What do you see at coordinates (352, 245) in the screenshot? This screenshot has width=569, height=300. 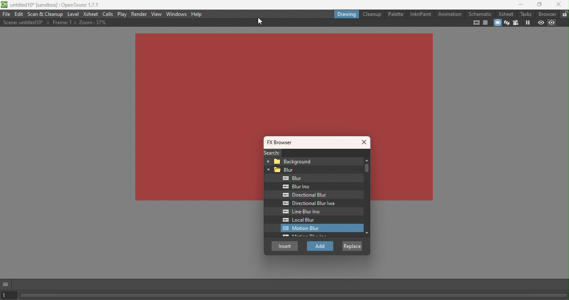 I see `Replace` at bounding box center [352, 245].